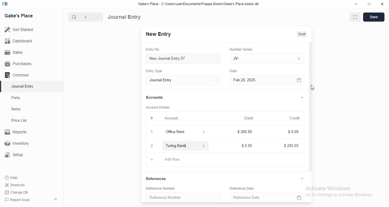  What do you see at coordinates (155, 71) in the screenshot?
I see `Entry Type` at bounding box center [155, 71].